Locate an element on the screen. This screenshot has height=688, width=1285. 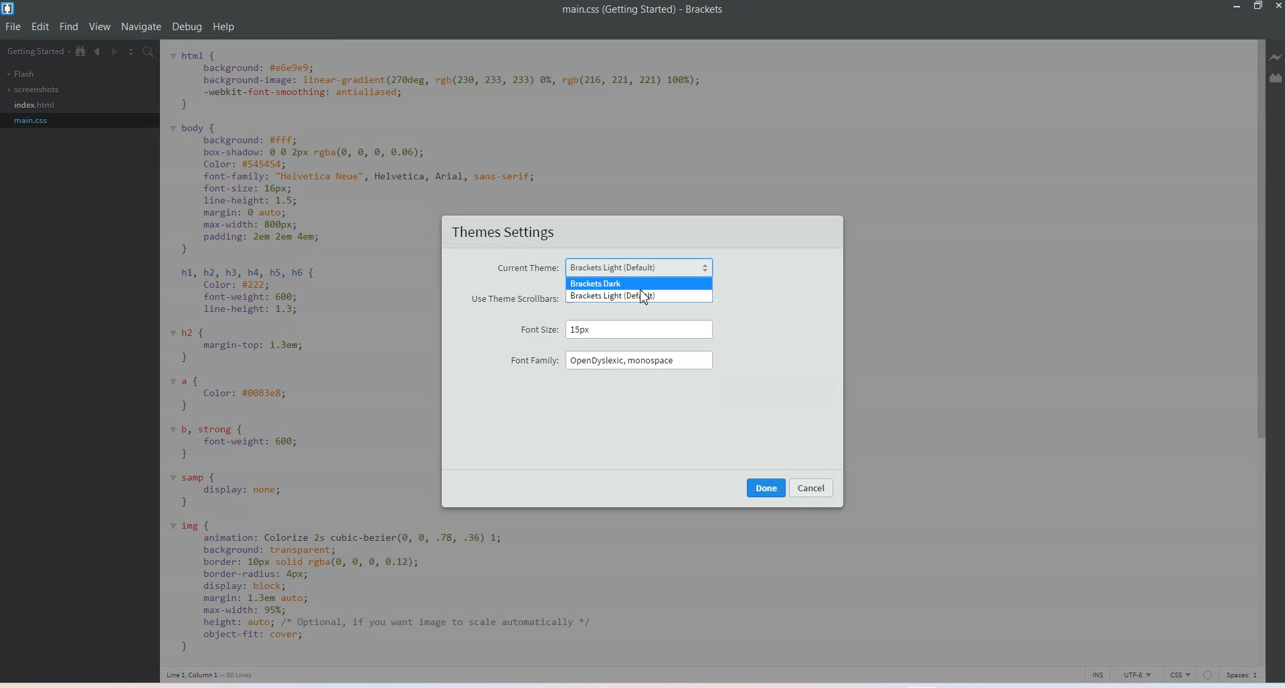
Help is located at coordinates (224, 26).